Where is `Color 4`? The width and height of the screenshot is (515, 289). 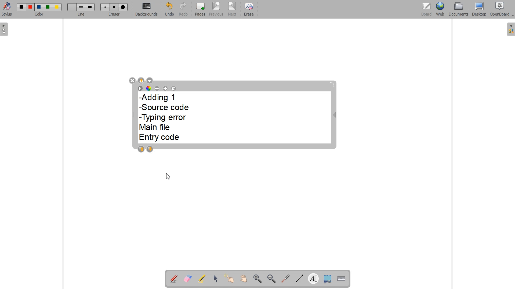 Color 4 is located at coordinates (49, 7).